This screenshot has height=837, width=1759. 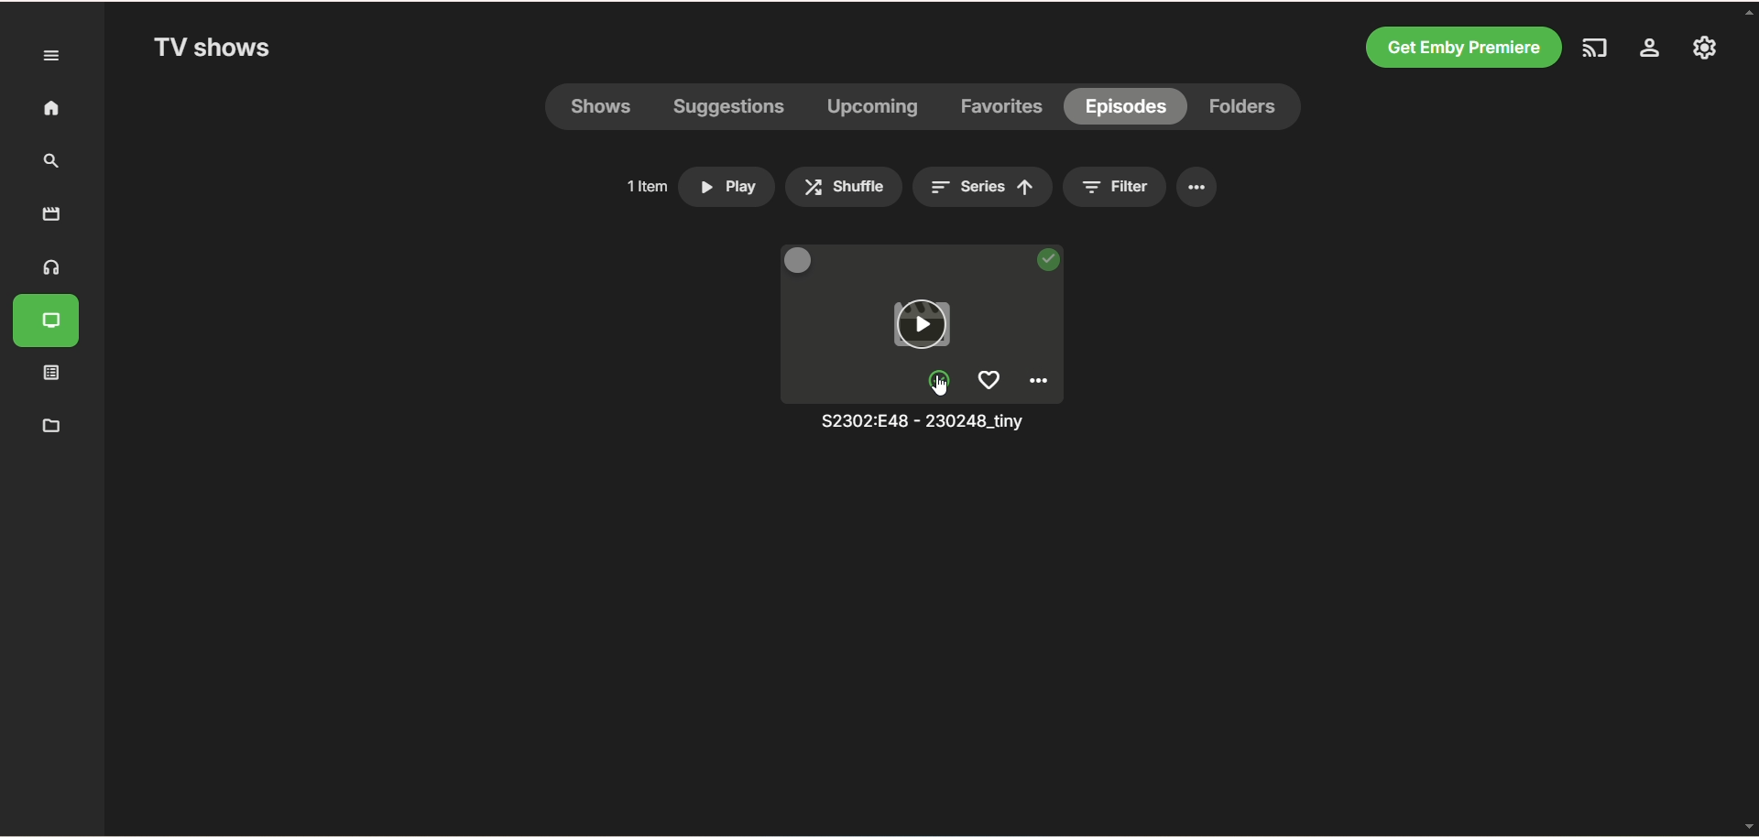 What do you see at coordinates (915, 323) in the screenshot?
I see `play` at bounding box center [915, 323].